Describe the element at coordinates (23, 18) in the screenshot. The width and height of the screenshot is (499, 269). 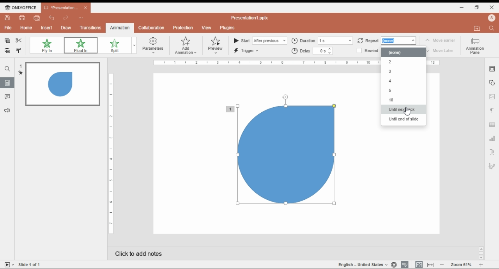
I see `print file` at that location.